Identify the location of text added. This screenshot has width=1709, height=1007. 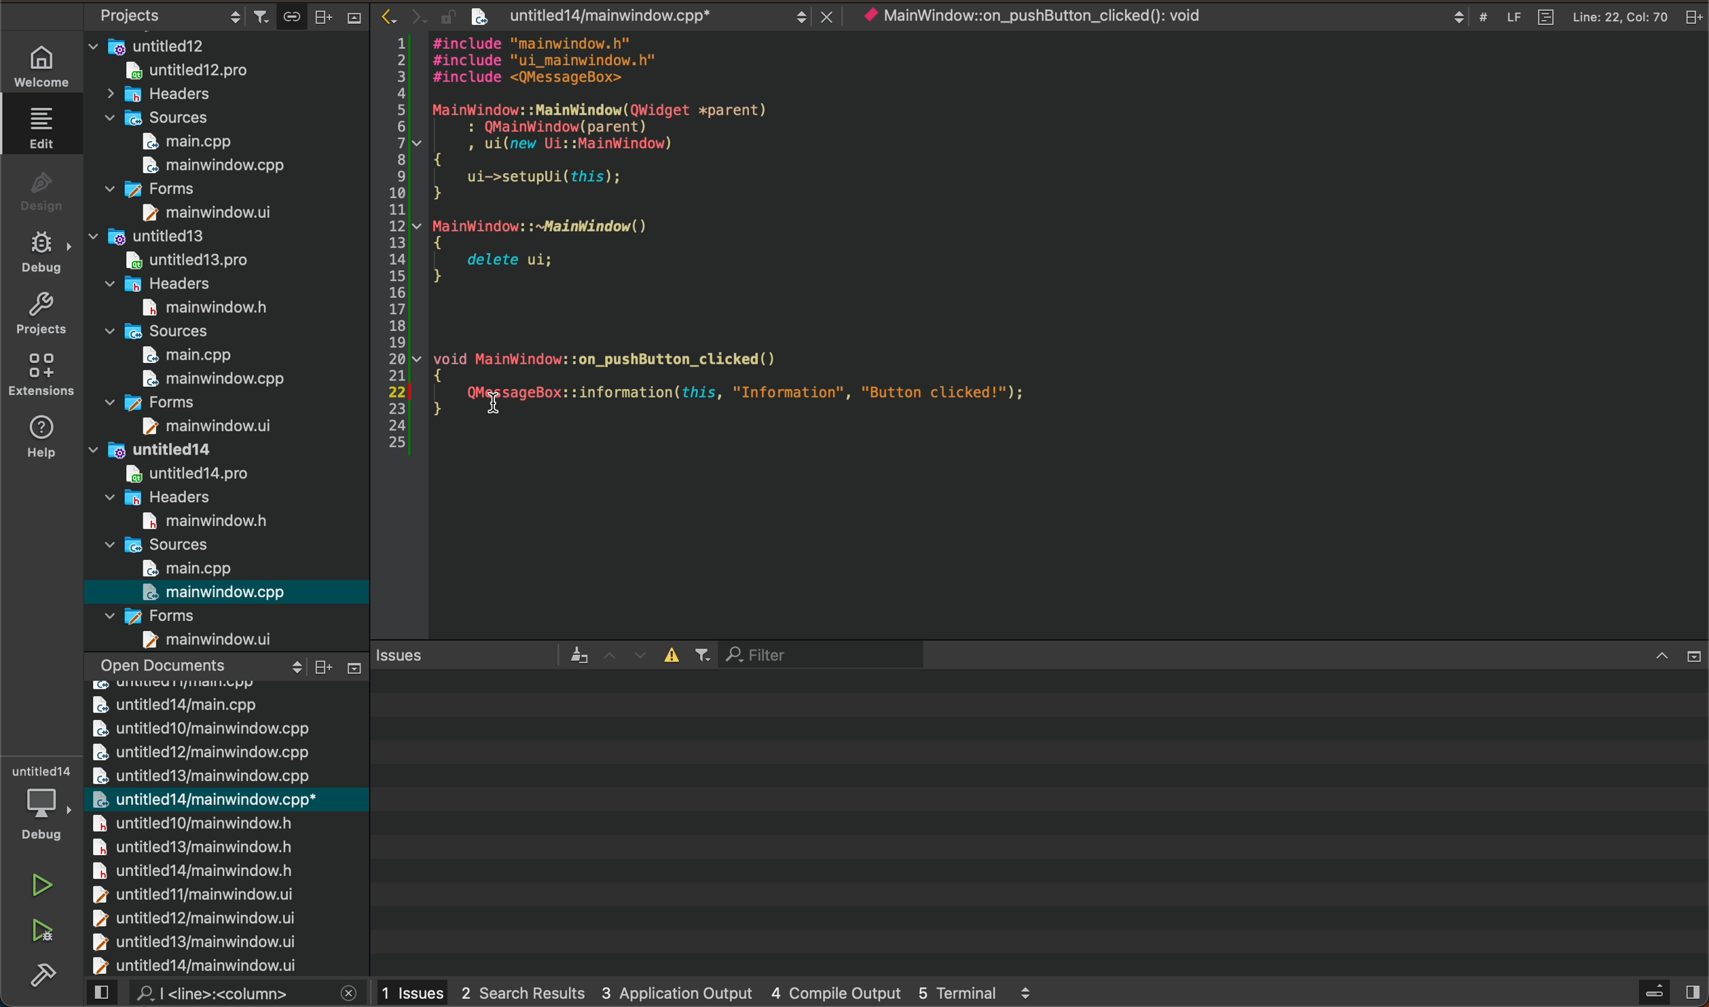
(801, 392).